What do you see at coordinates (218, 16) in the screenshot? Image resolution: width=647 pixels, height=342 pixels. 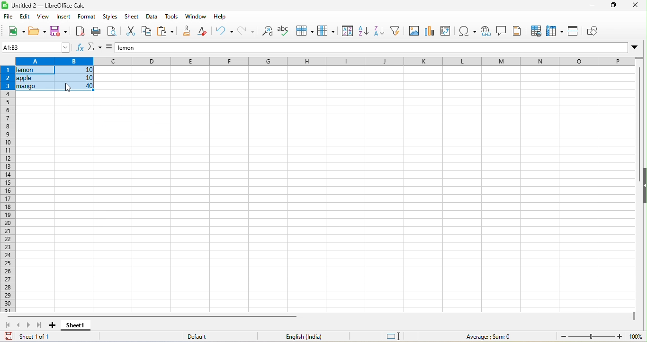 I see `help` at bounding box center [218, 16].